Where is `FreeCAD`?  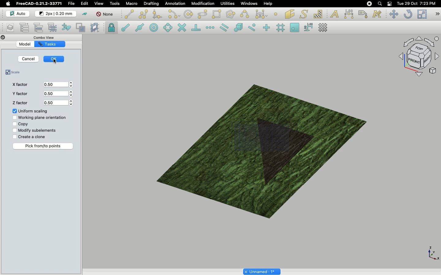 FreeCAD is located at coordinates (39, 4).